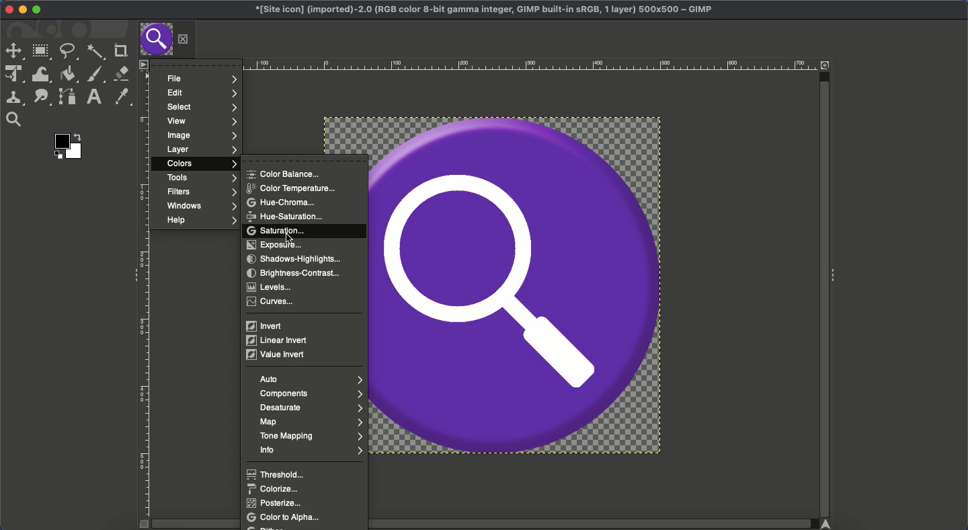 This screenshot has height=530, width=968. What do you see at coordinates (200, 122) in the screenshot?
I see `View` at bounding box center [200, 122].